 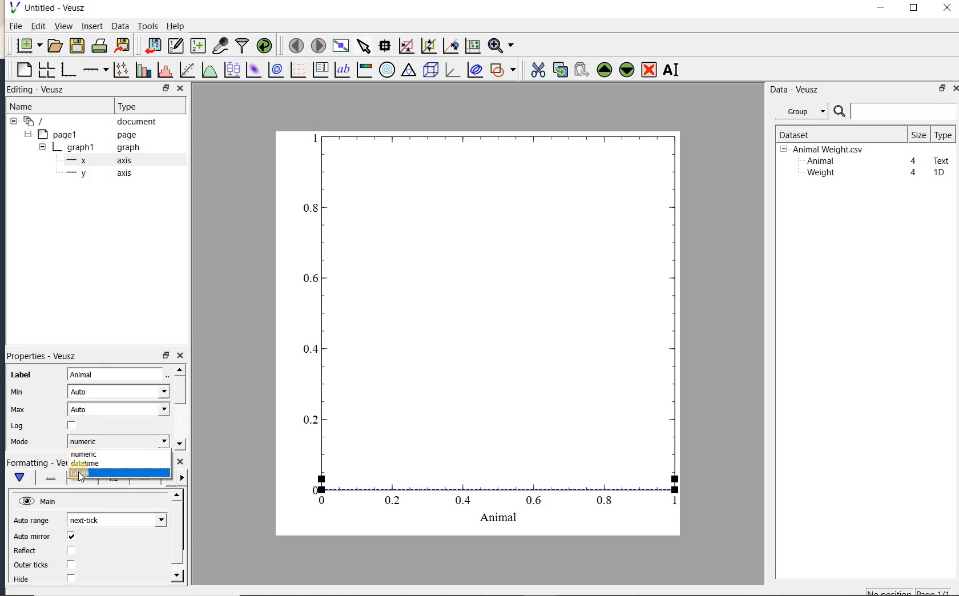 I want to click on arrange graphs in a grid, so click(x=46, y=70).